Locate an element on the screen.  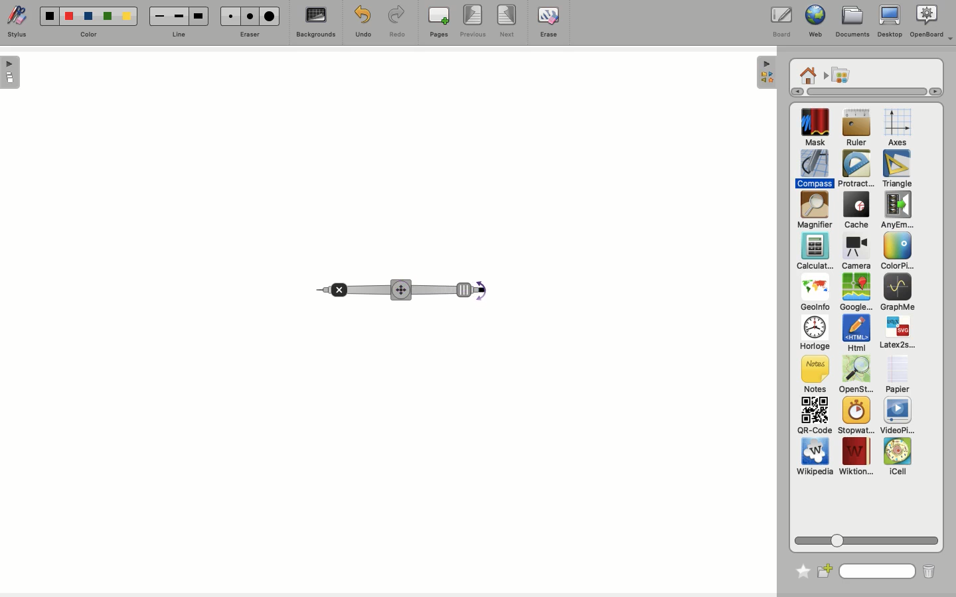
Backgrounds is located at coordinates (314, 24).